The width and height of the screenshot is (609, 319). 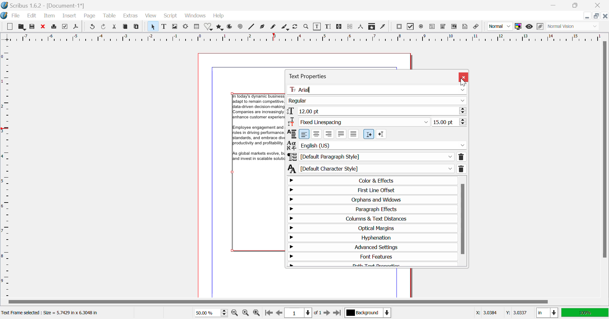 What do you see at coordinates (187, 27) in the screenshot?
I see `Render Frame` at bounding box center [187, 27].